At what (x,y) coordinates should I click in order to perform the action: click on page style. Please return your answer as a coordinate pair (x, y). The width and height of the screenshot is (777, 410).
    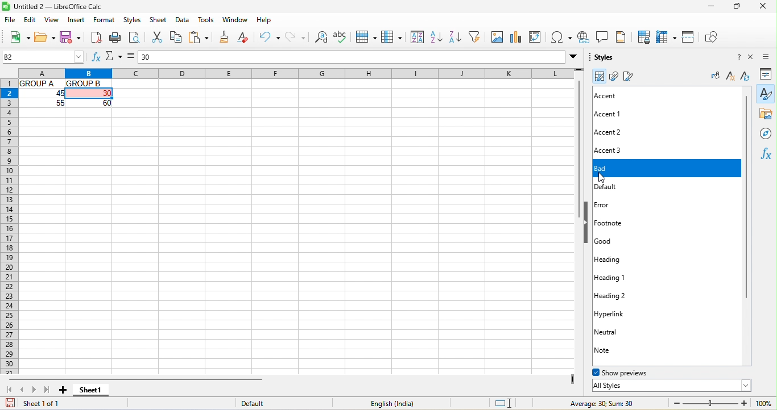
    Looking at the image, I should click on (633, 76).